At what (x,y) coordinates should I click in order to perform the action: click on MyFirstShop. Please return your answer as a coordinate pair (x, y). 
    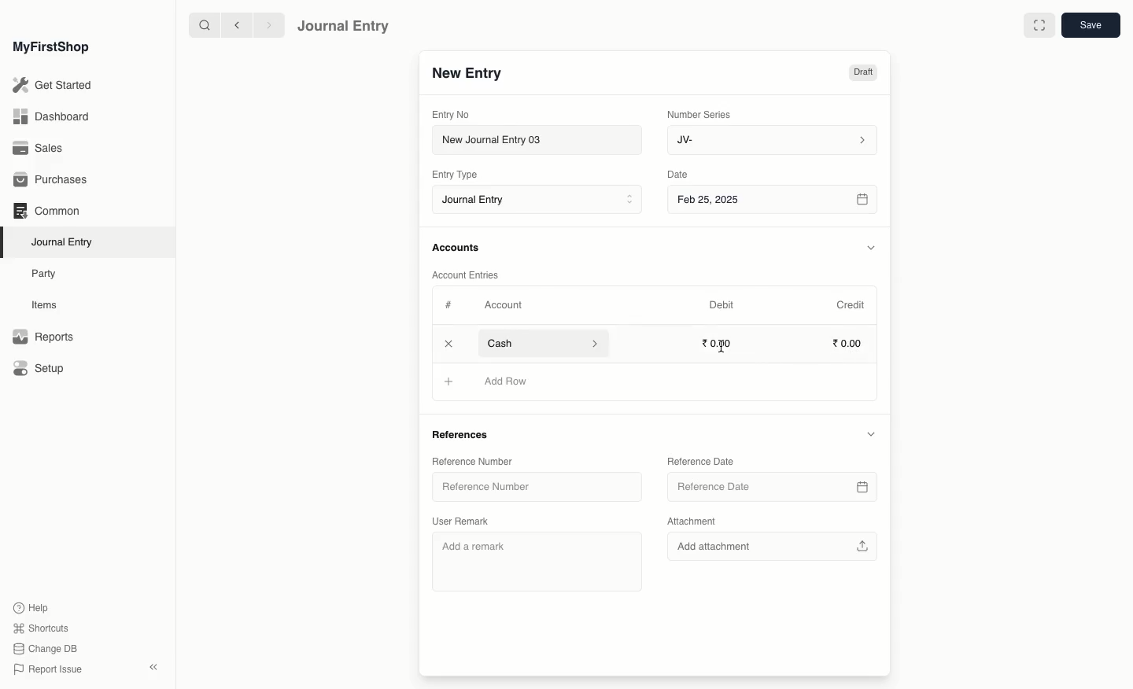
    Looking at the image, I should click on (50, 48).